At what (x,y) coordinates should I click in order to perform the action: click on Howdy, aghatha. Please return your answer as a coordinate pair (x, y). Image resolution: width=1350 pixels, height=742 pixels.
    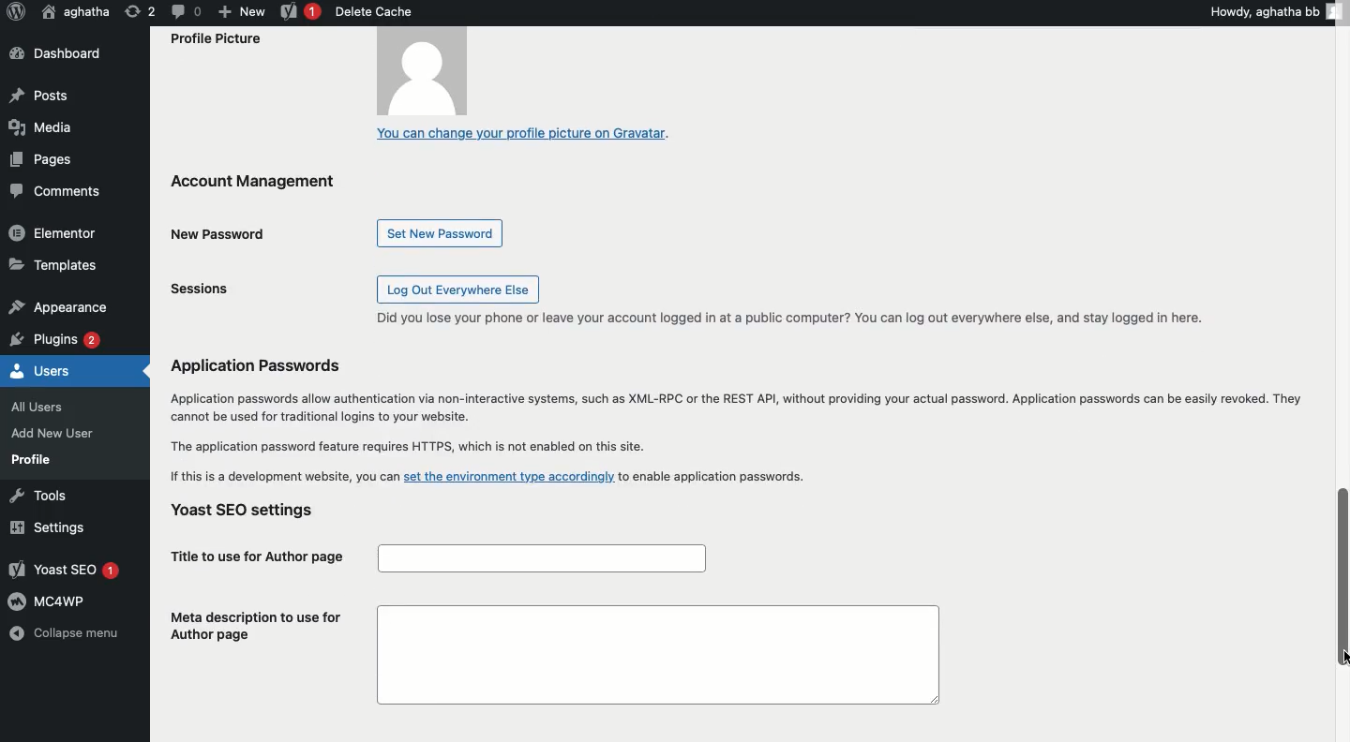
    Looking at the image, I should click on (1279, 11).